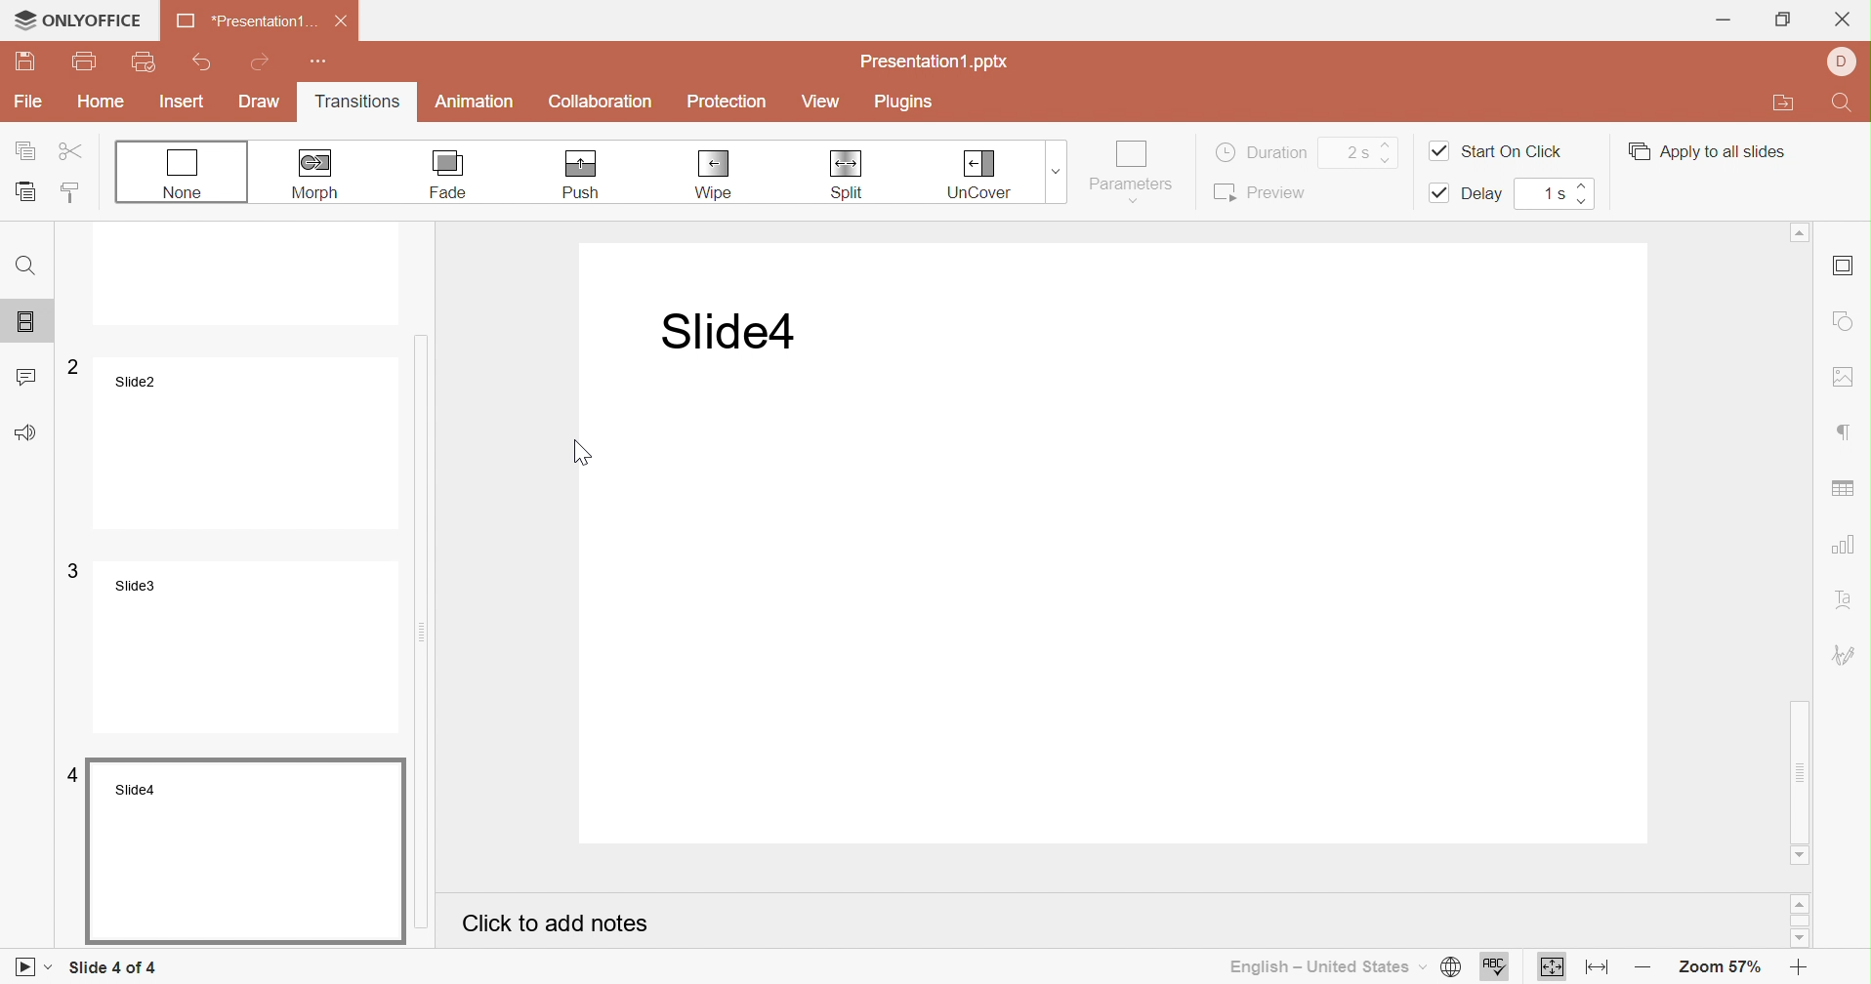  I want to click on Slide4, so click(246, 849).